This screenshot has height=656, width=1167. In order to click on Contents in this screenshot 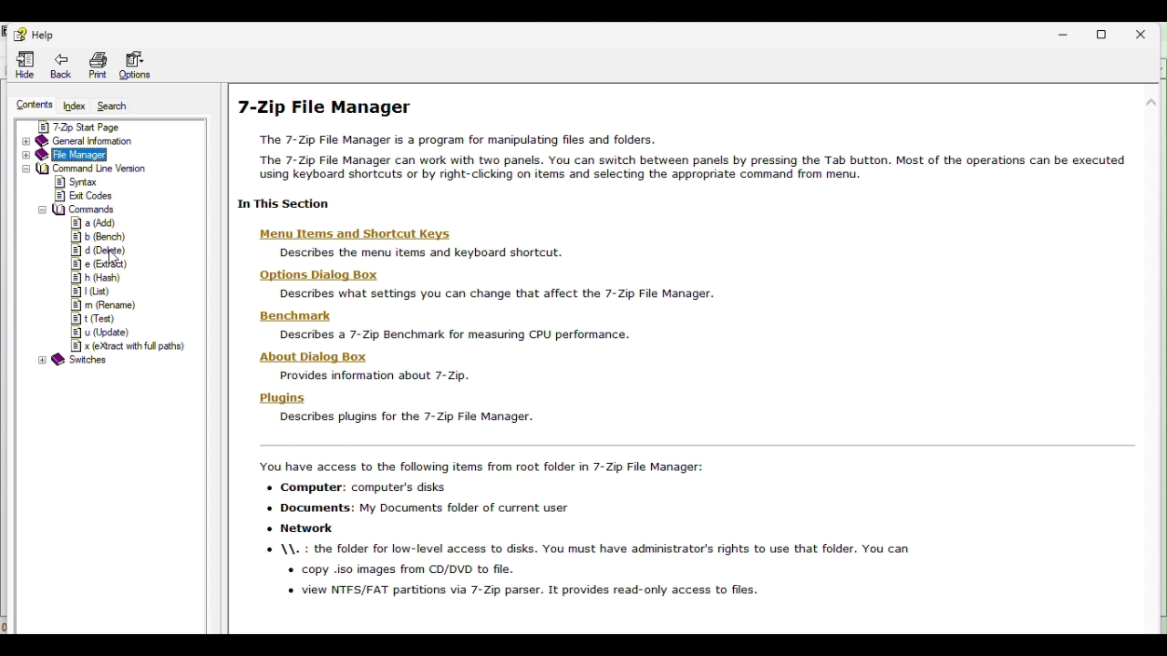, I will do `click(33, 104)`.